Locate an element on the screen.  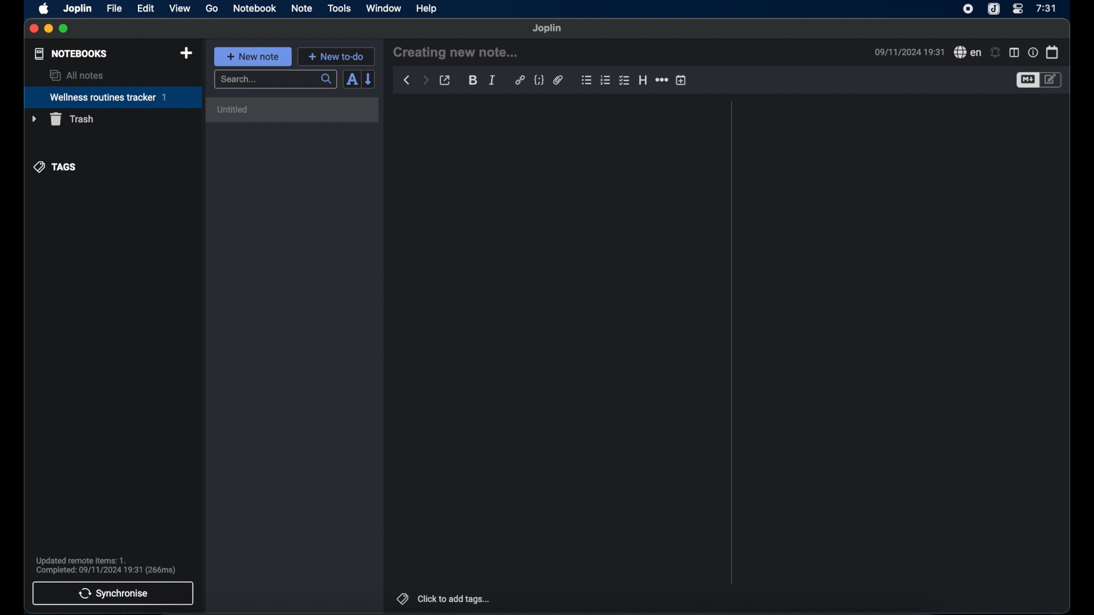
file is located at coordinates (114, 8).